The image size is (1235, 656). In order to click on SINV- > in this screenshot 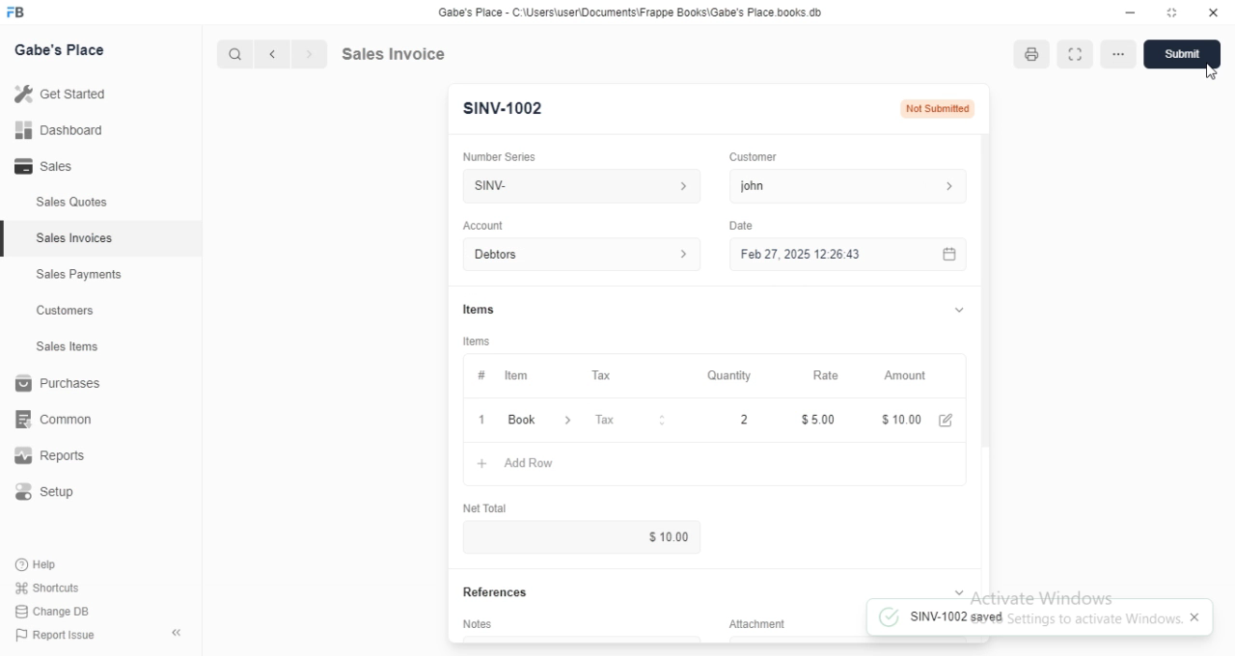, I will do `click(576, 186)`.